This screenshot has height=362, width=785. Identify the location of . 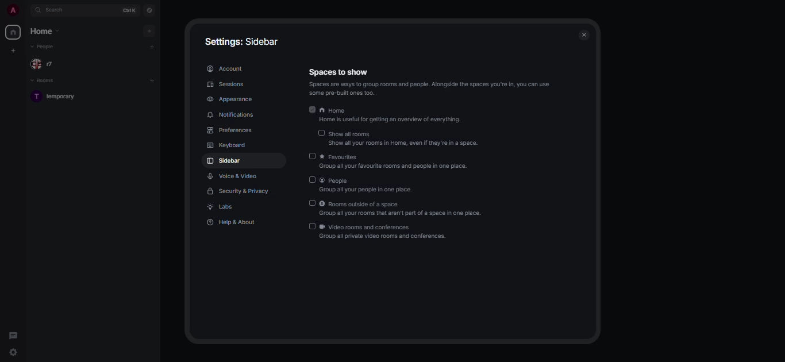
(338, 72).